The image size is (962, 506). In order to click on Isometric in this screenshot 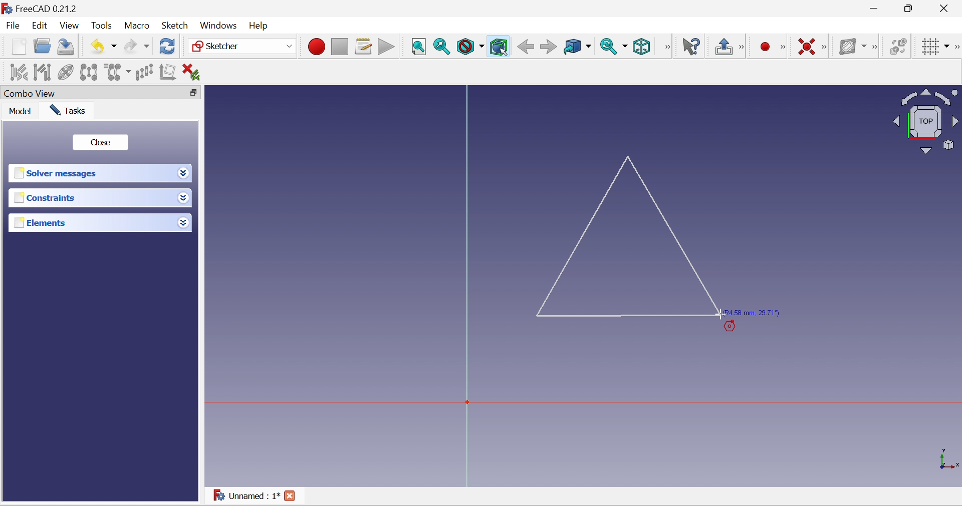, I will do `click(642, 47)`.